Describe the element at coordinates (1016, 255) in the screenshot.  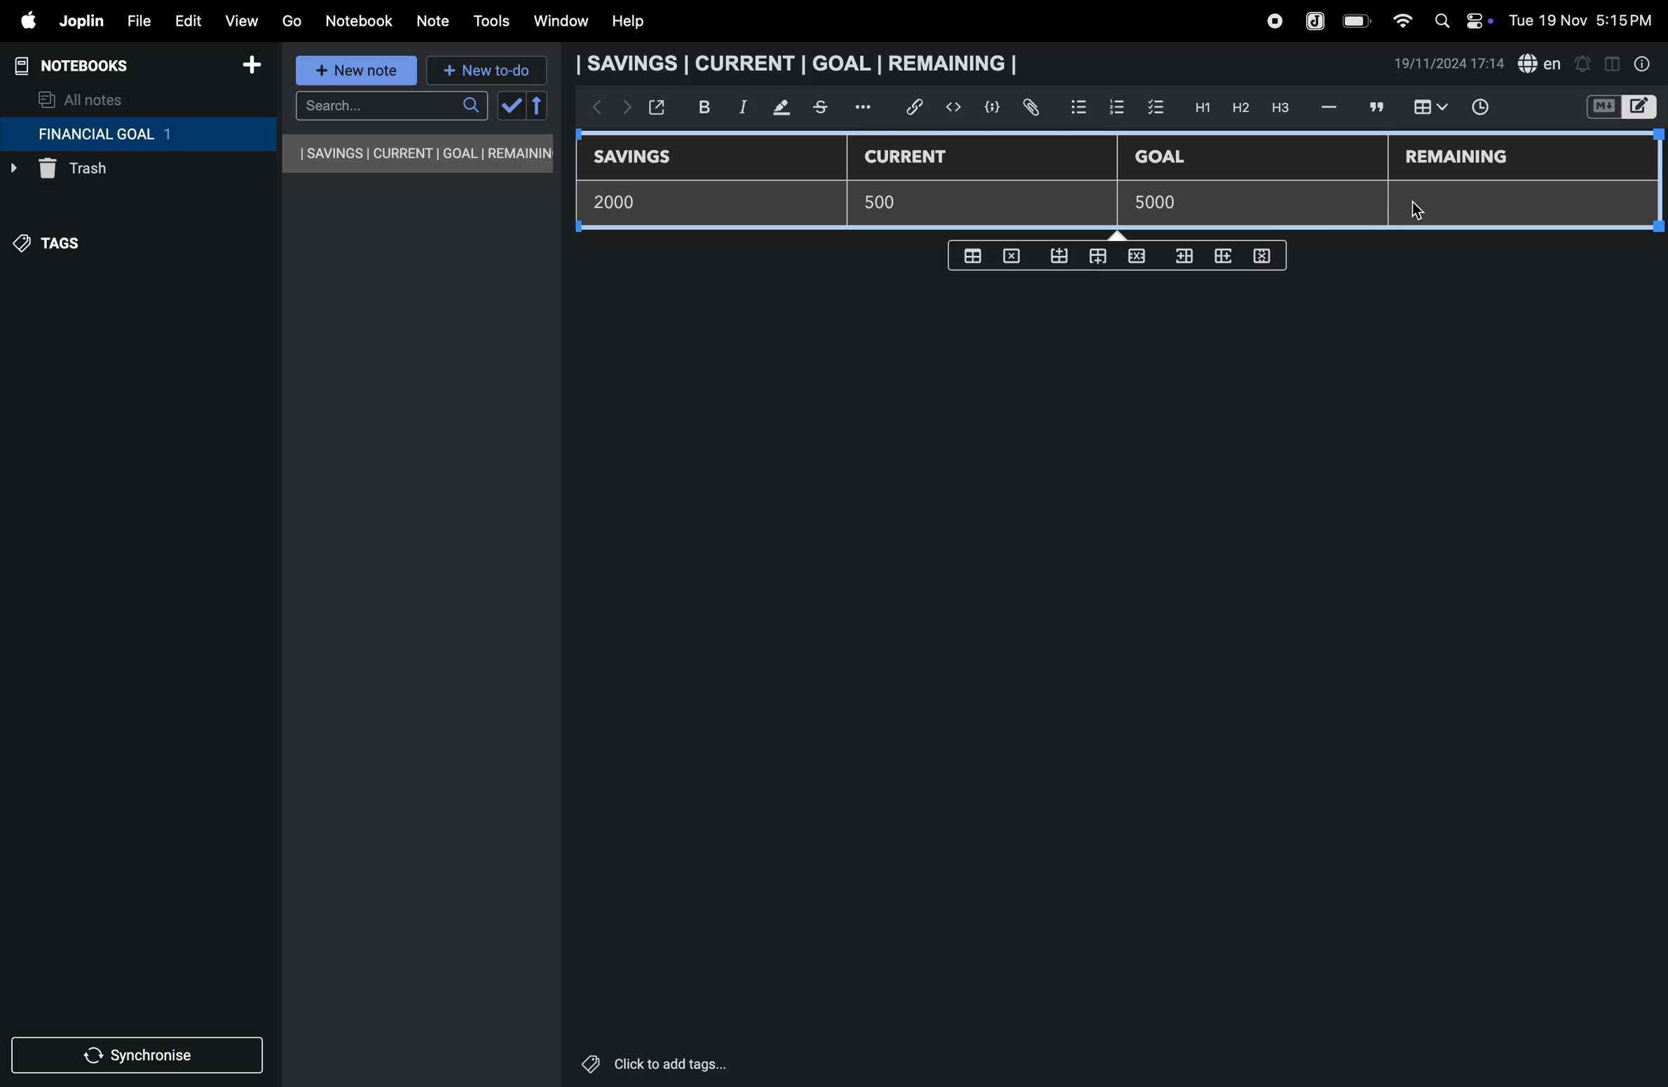
I see `delete` at that location.